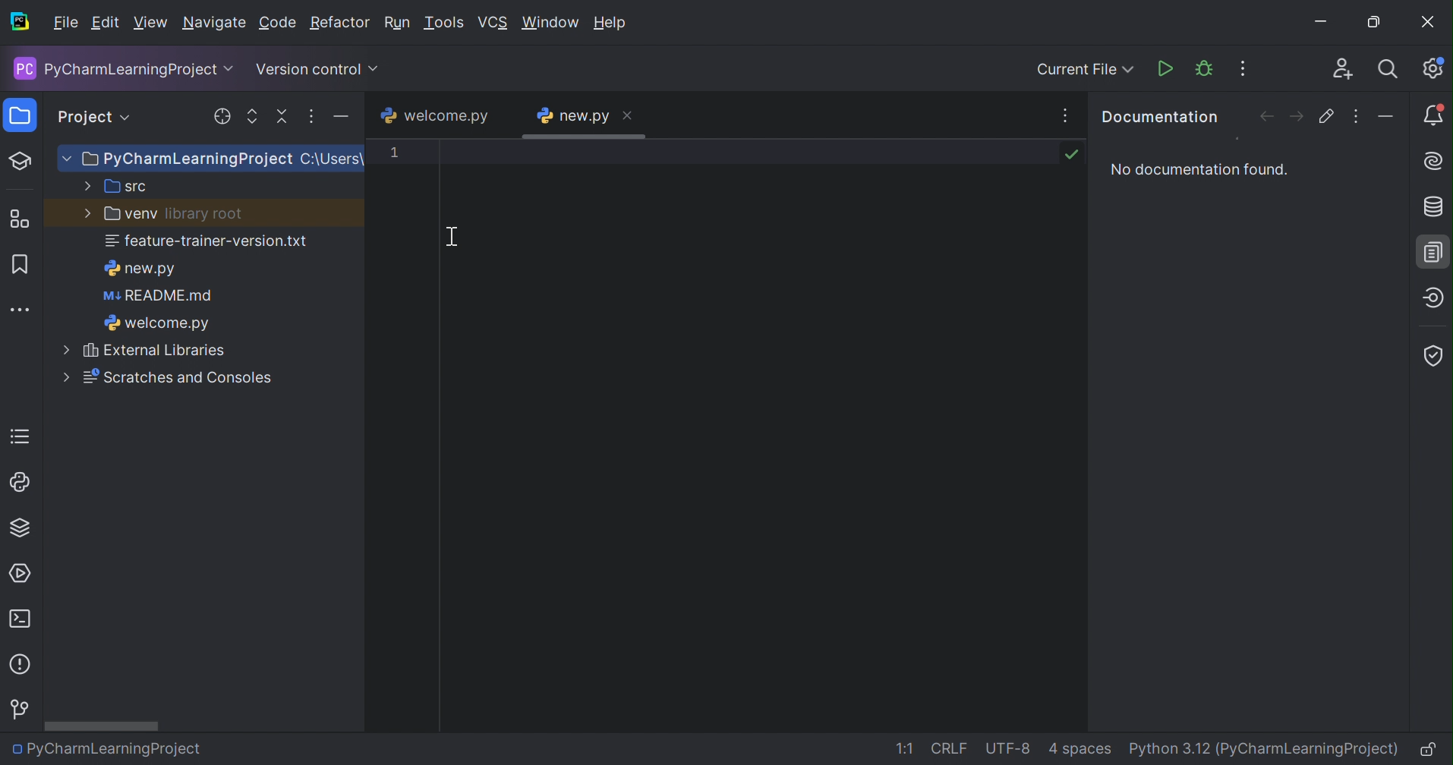 This screenshot has height=765, width=1453. What do you see at coordinates (1295, 116) in the screenshot?
I see `Forward` at bounding box center [1295, 116].